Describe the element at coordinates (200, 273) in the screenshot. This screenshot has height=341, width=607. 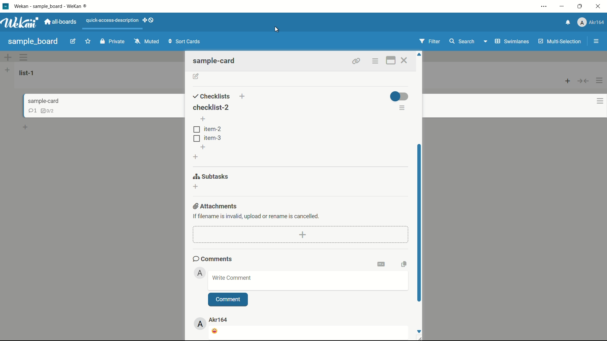
I see `admin` at that location.